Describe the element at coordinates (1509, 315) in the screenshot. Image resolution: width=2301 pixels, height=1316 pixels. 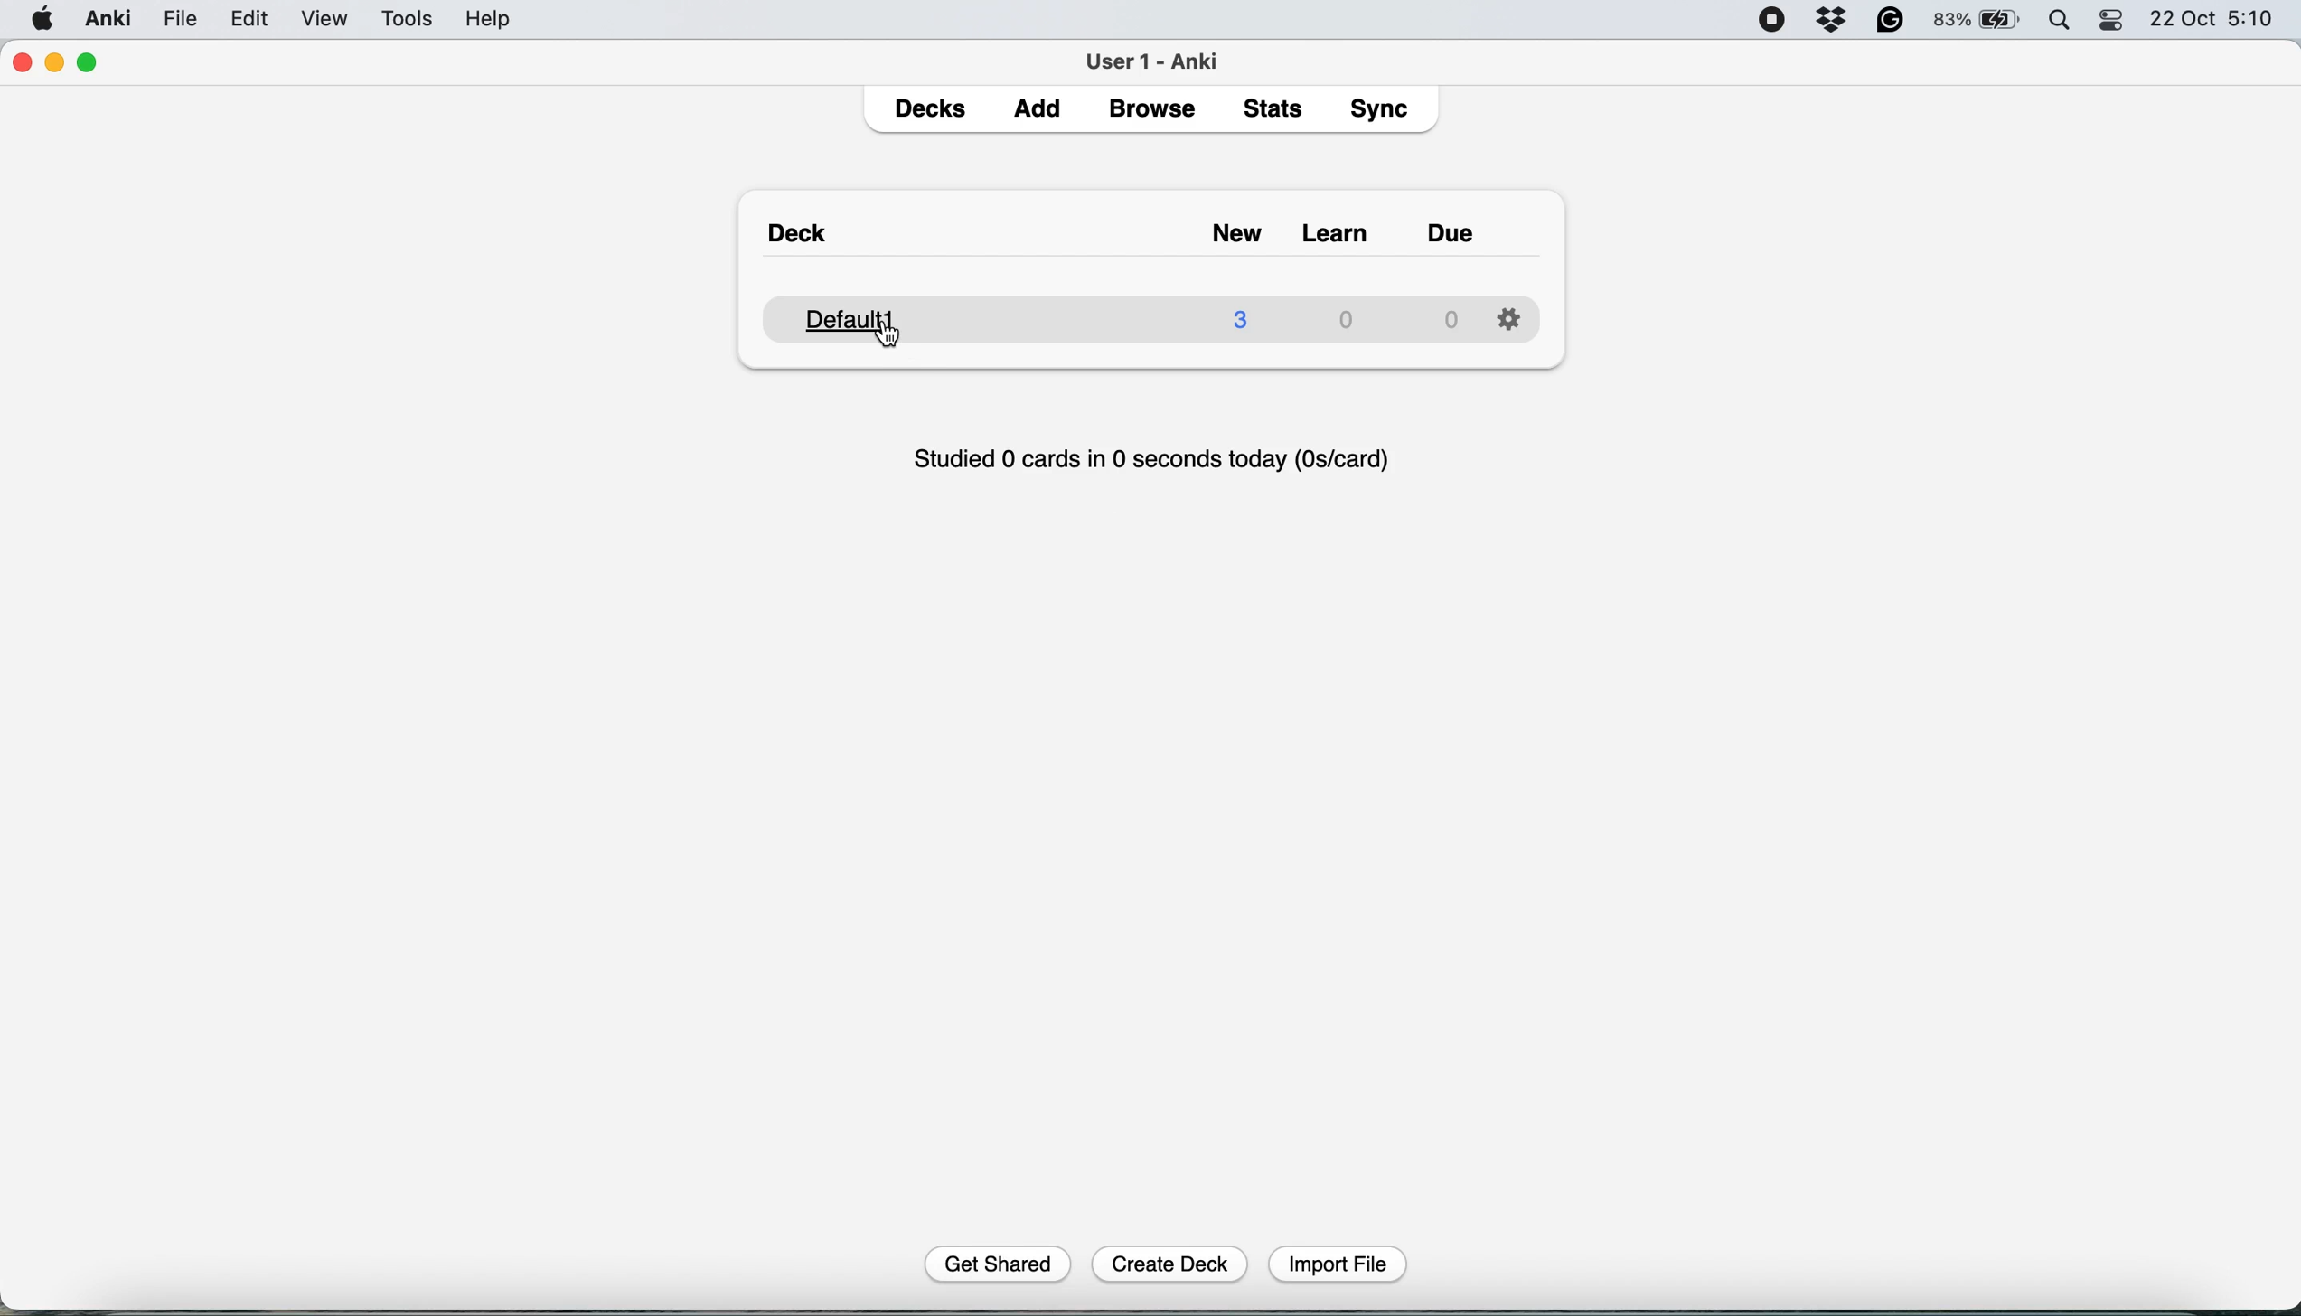
I see `Settings` at that location.